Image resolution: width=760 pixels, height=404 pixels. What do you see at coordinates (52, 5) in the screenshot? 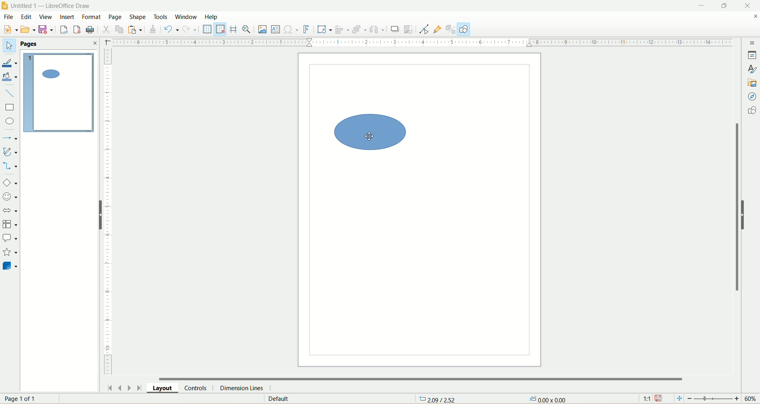
I see `title` at bounding box center [52, 5].